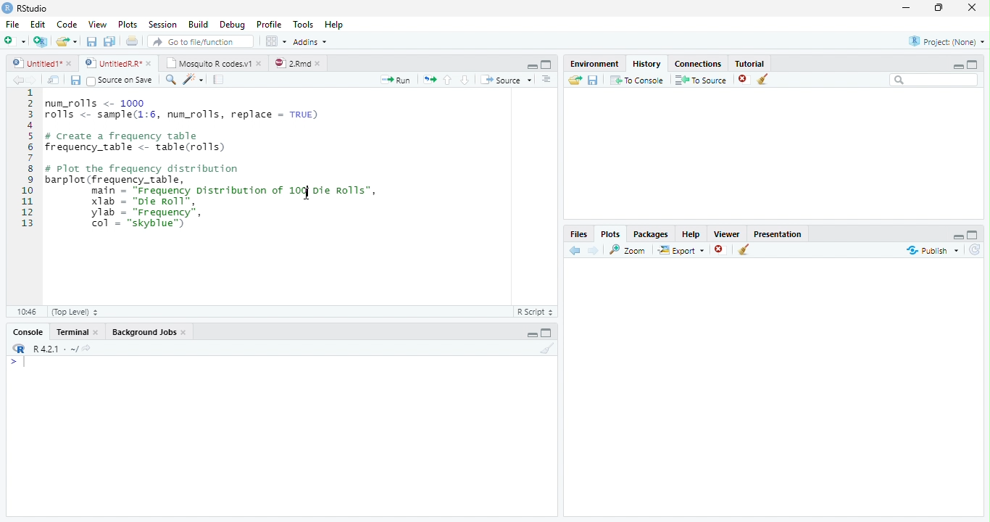  Describe the element at coordinates (749, 62) in the screenshot. I see `Tutorial` at that location.